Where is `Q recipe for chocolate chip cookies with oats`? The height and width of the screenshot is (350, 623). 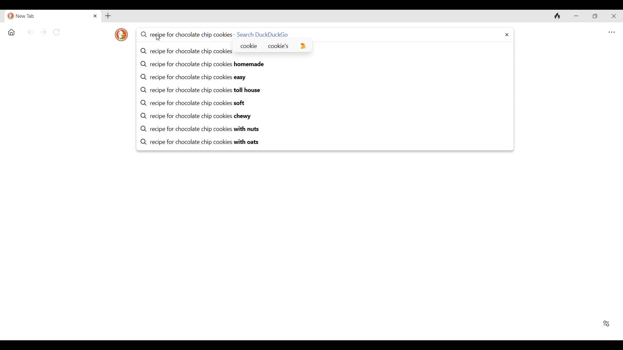 Q recipe for chocolate chip cookies with oats is located at coordinates (326, 142).